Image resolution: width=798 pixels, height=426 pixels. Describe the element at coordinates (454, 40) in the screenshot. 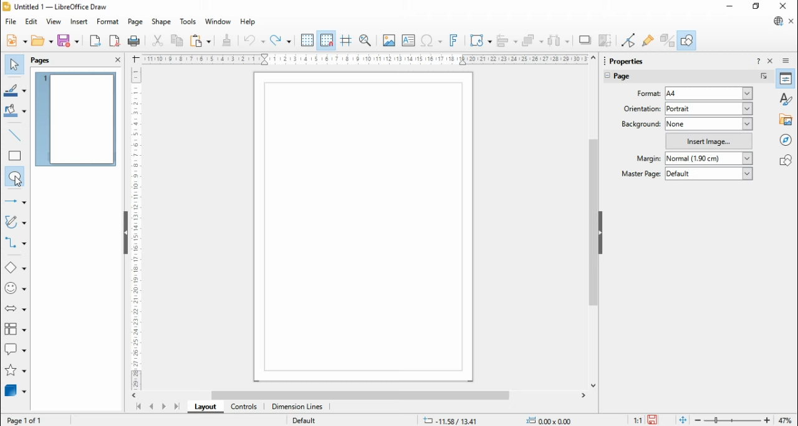

I see `insert fontwork text` at that location.